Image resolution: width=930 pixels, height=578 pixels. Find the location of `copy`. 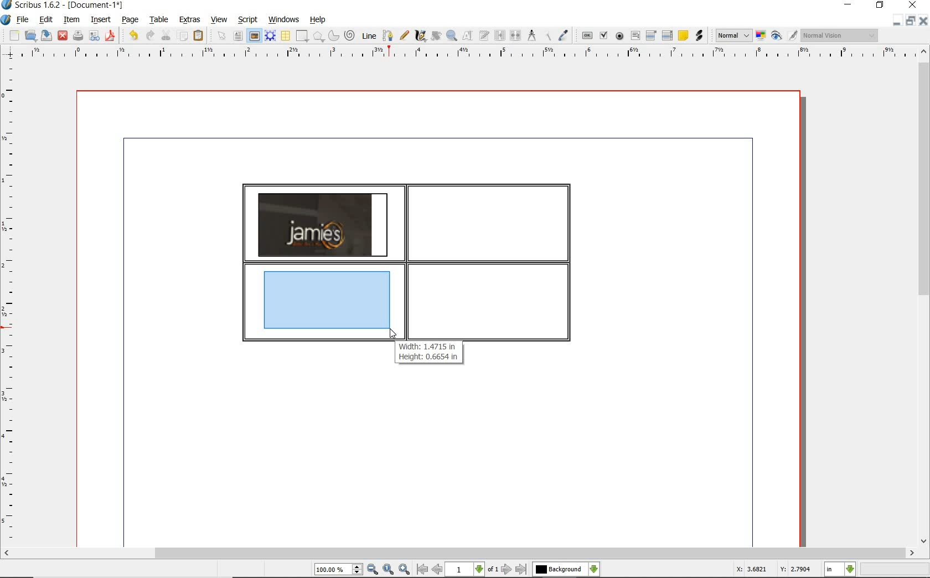

copy is located at coordinates (183, 37).